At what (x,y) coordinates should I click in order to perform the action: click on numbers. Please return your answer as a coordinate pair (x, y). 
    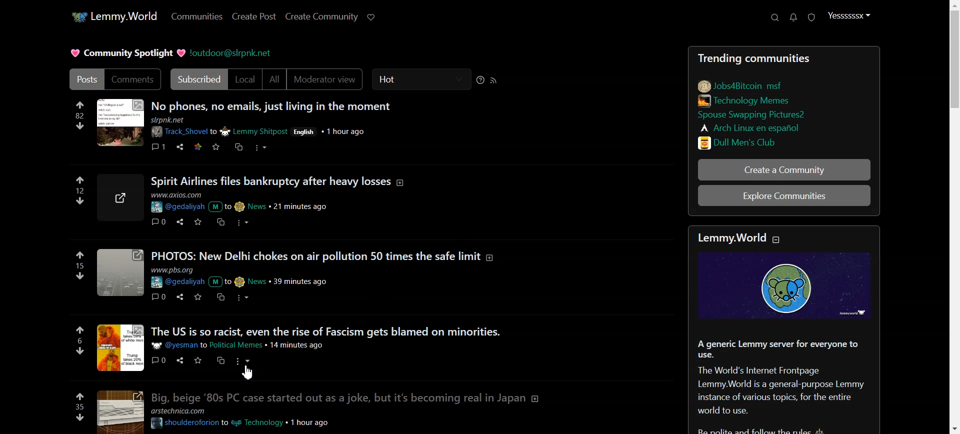
    Looking at the image, I should click on (79, 406).